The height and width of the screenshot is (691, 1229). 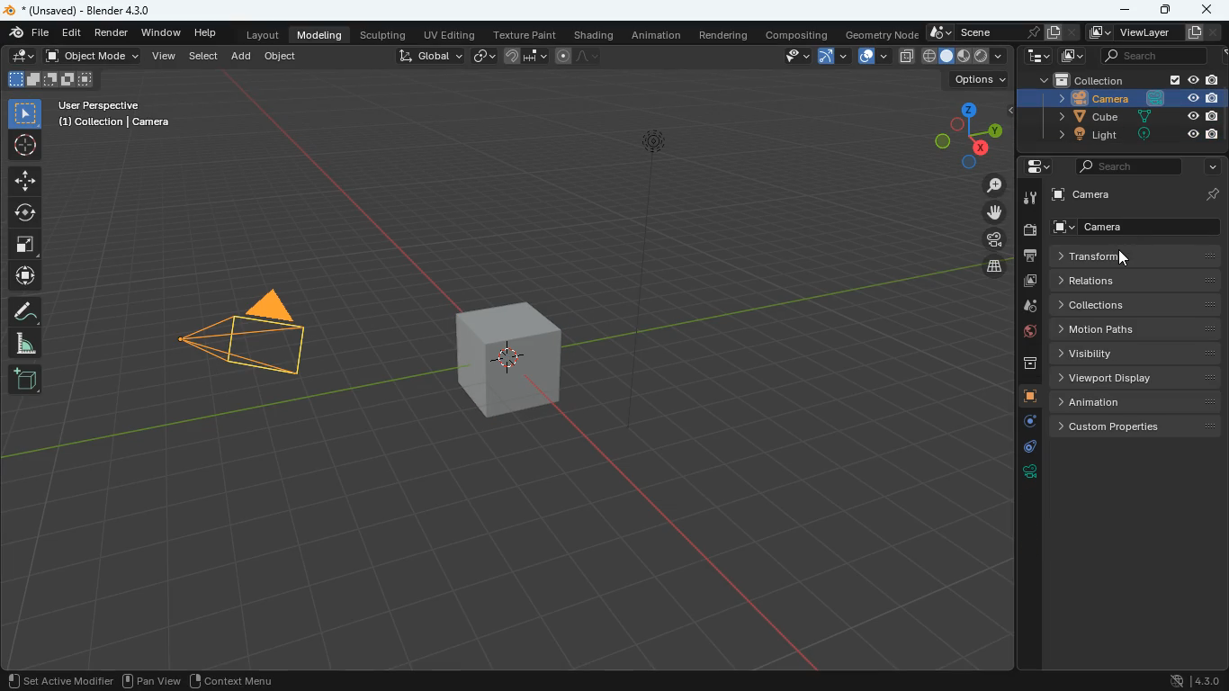 I want to click on rotation, so click(x=24, y=211).